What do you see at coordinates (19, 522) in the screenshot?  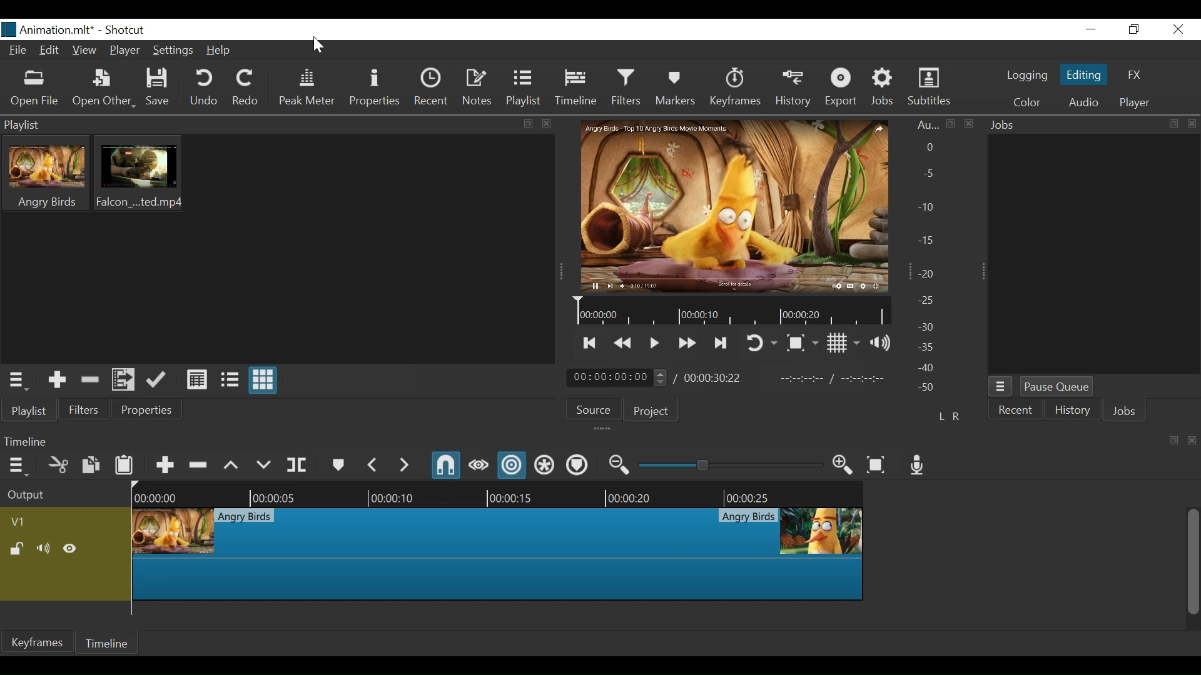 I see `Track Header` at bounding box center [19, 522].